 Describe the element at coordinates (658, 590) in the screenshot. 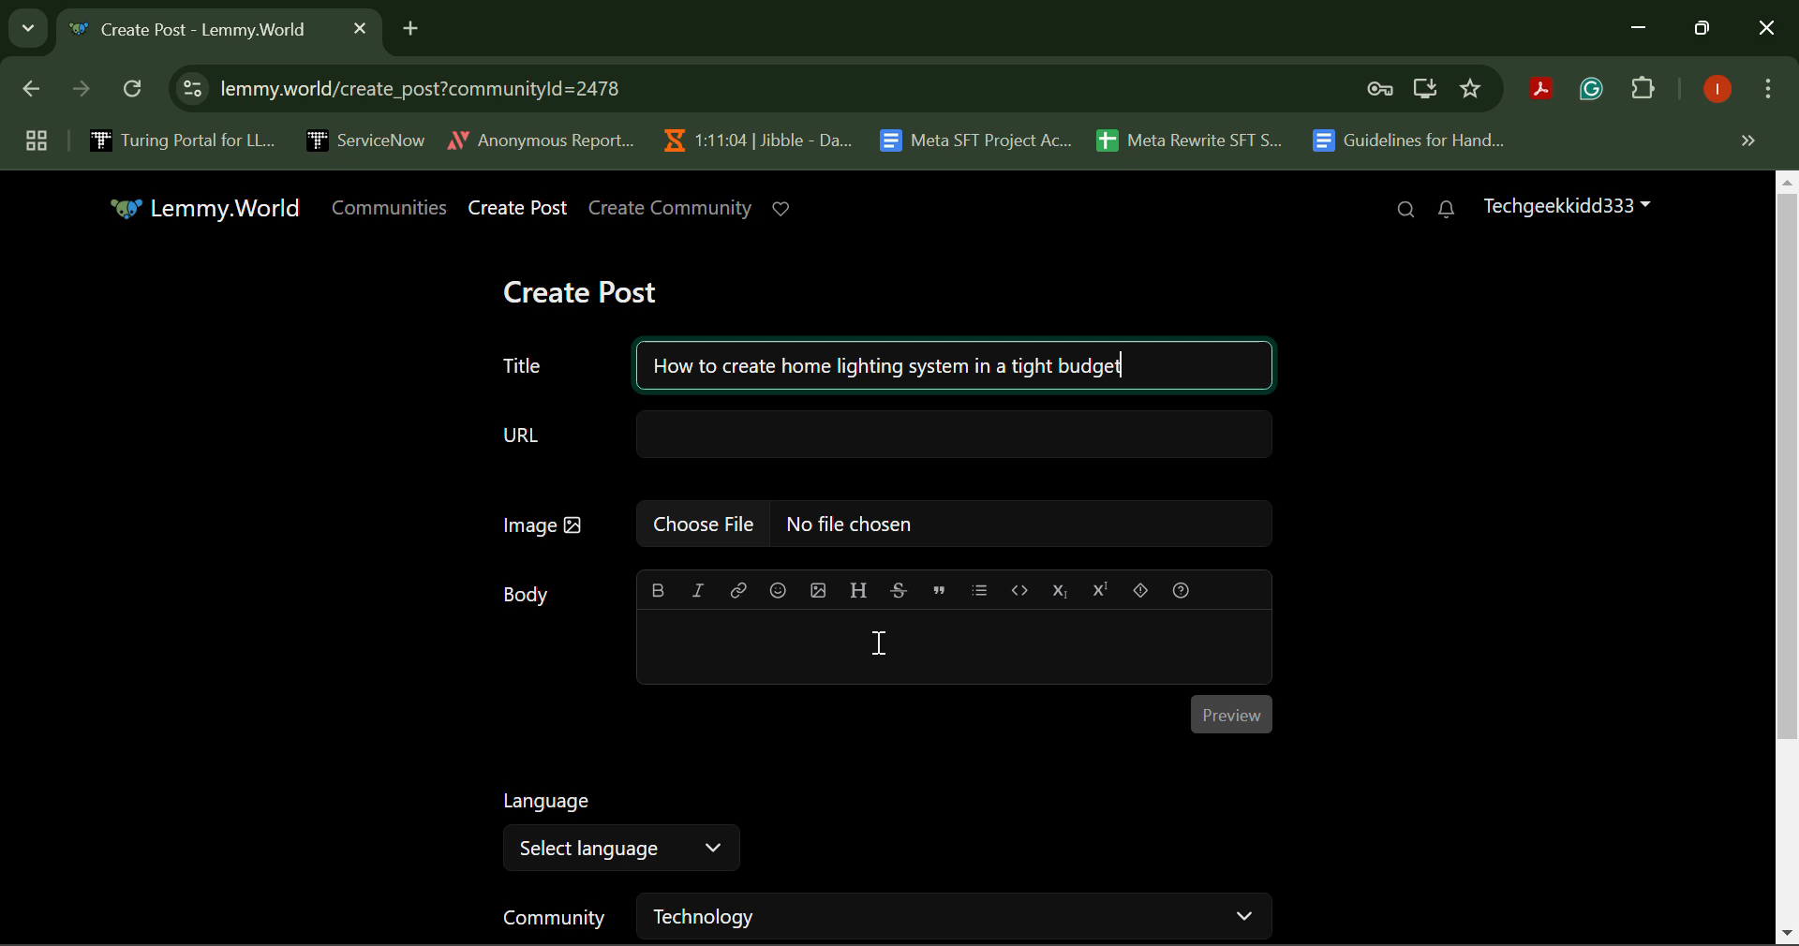

I see `bold` at that location.